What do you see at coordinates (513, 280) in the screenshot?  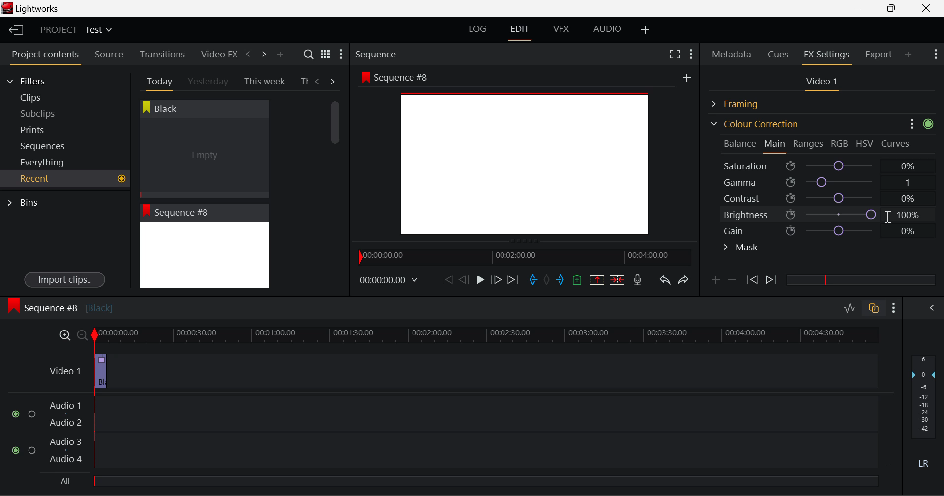 I see `To End` at bounding box center [513, 280].